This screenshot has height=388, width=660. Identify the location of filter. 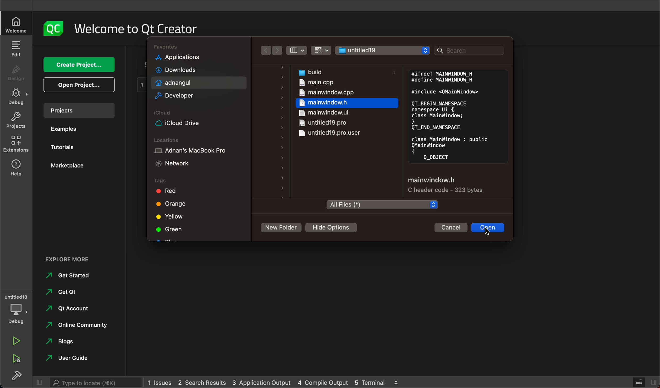
(297, 50).